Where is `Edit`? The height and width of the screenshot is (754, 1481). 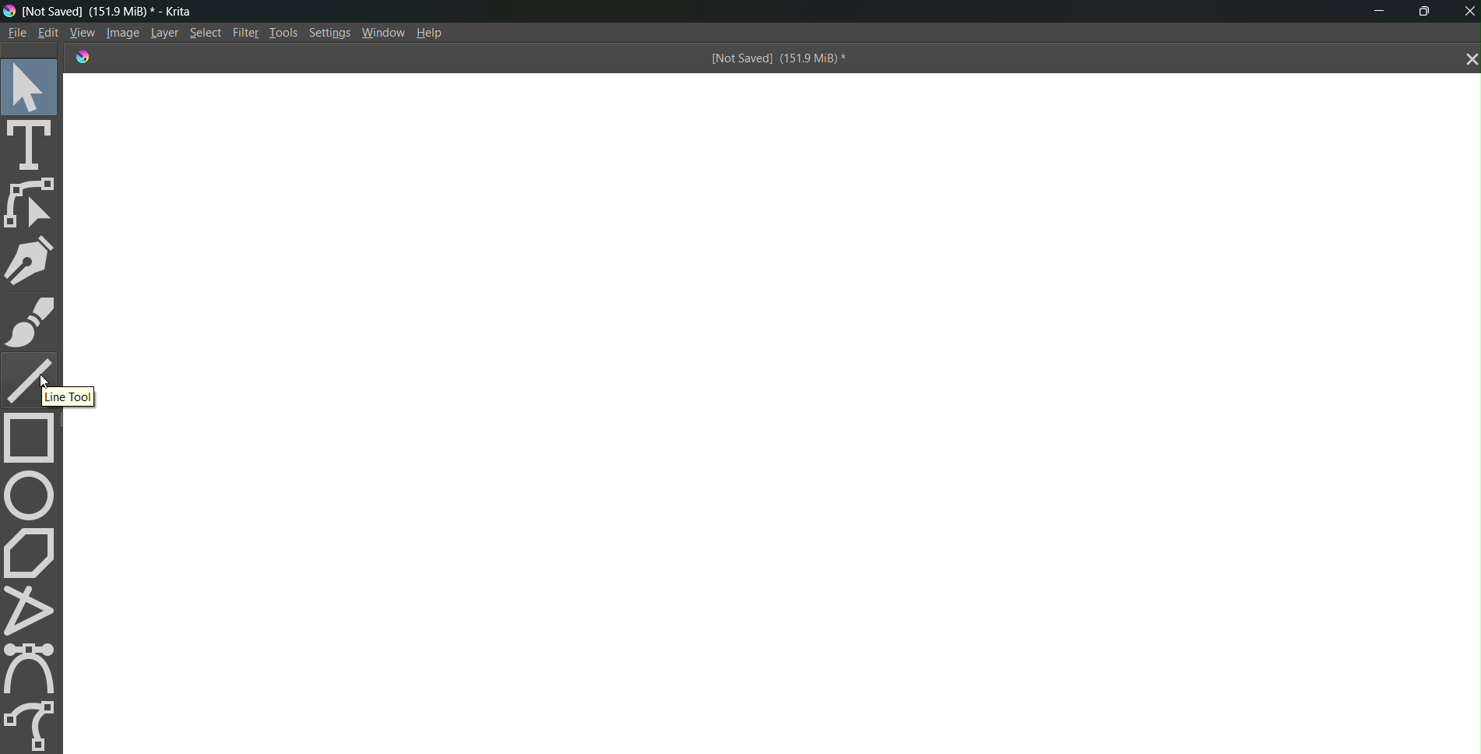
Edit is located at coordinates (48, 33).